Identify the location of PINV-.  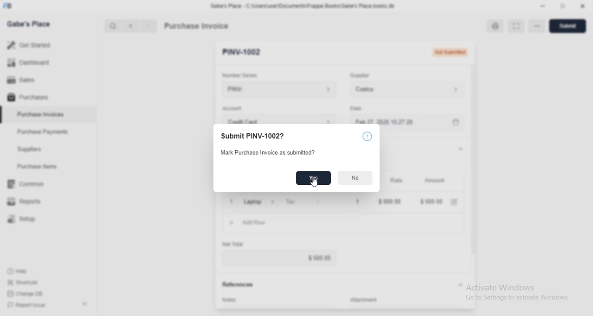
(279, 89).